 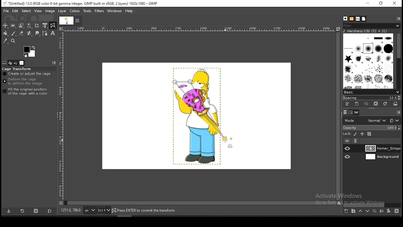 What do you see at coordinates (364, 120) in the screenshot?
I see `blend mode` at bounding box center [364, 120].